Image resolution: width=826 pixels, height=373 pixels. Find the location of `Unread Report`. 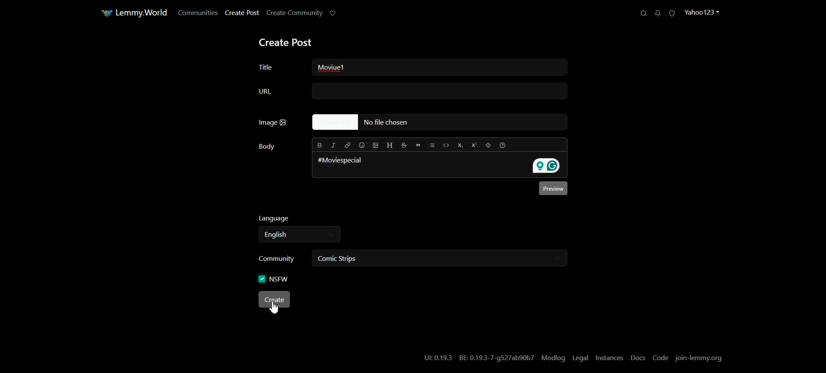

Unread Report is located at coordinates (671, 12).